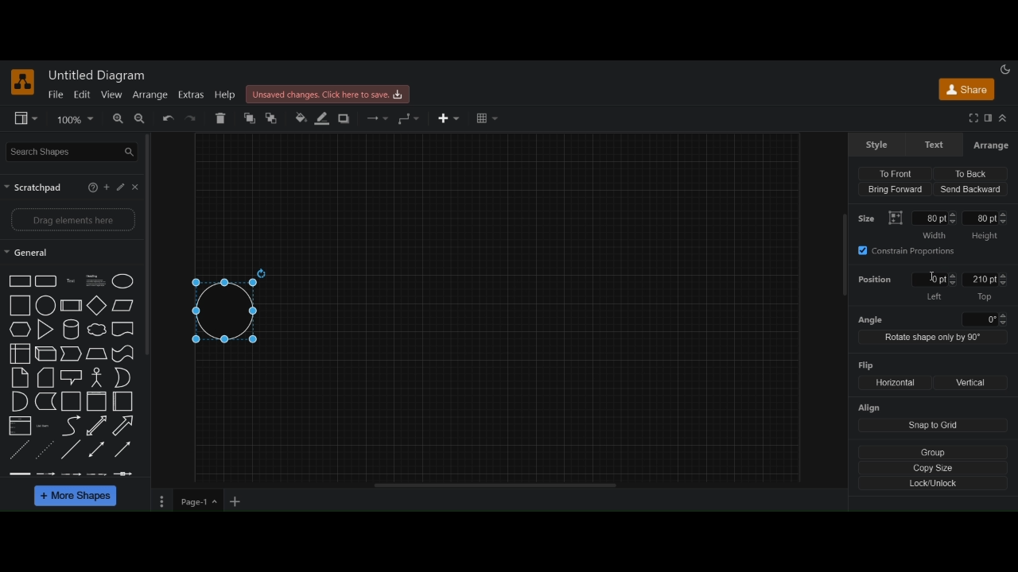  I want to click on general, so click(27, 254).